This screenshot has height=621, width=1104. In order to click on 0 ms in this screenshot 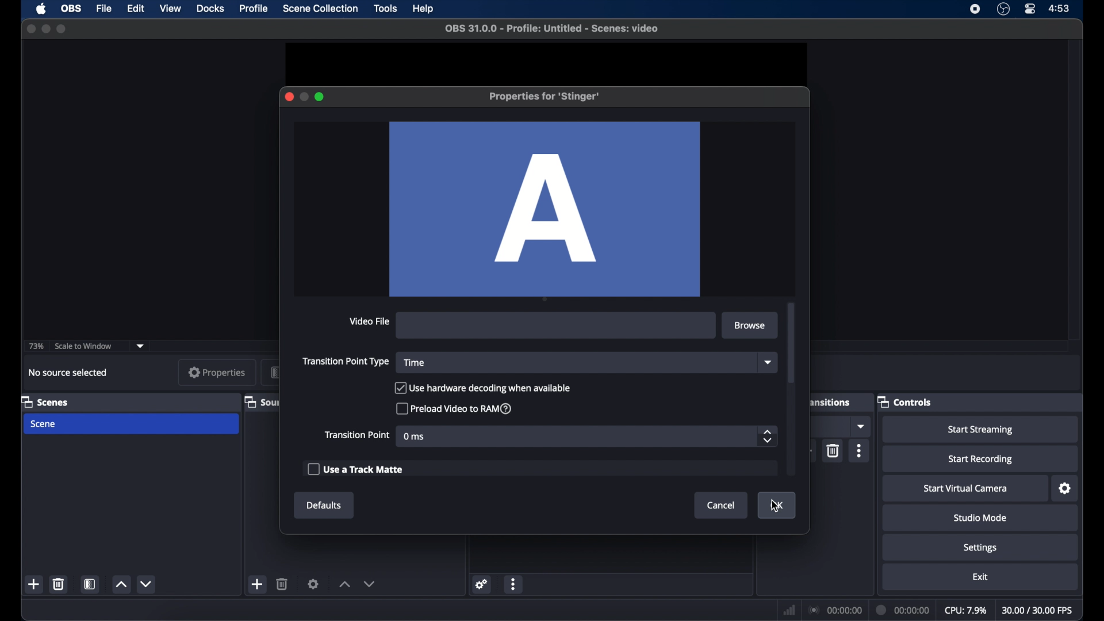, I will do `click(415, 436)`.